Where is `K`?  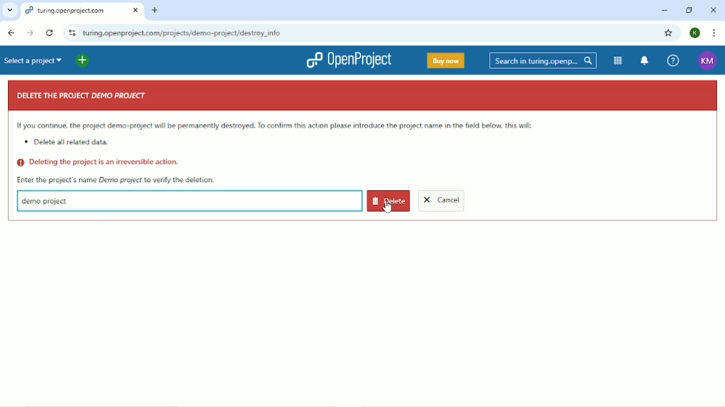 K is located at coordinates (696, 33).